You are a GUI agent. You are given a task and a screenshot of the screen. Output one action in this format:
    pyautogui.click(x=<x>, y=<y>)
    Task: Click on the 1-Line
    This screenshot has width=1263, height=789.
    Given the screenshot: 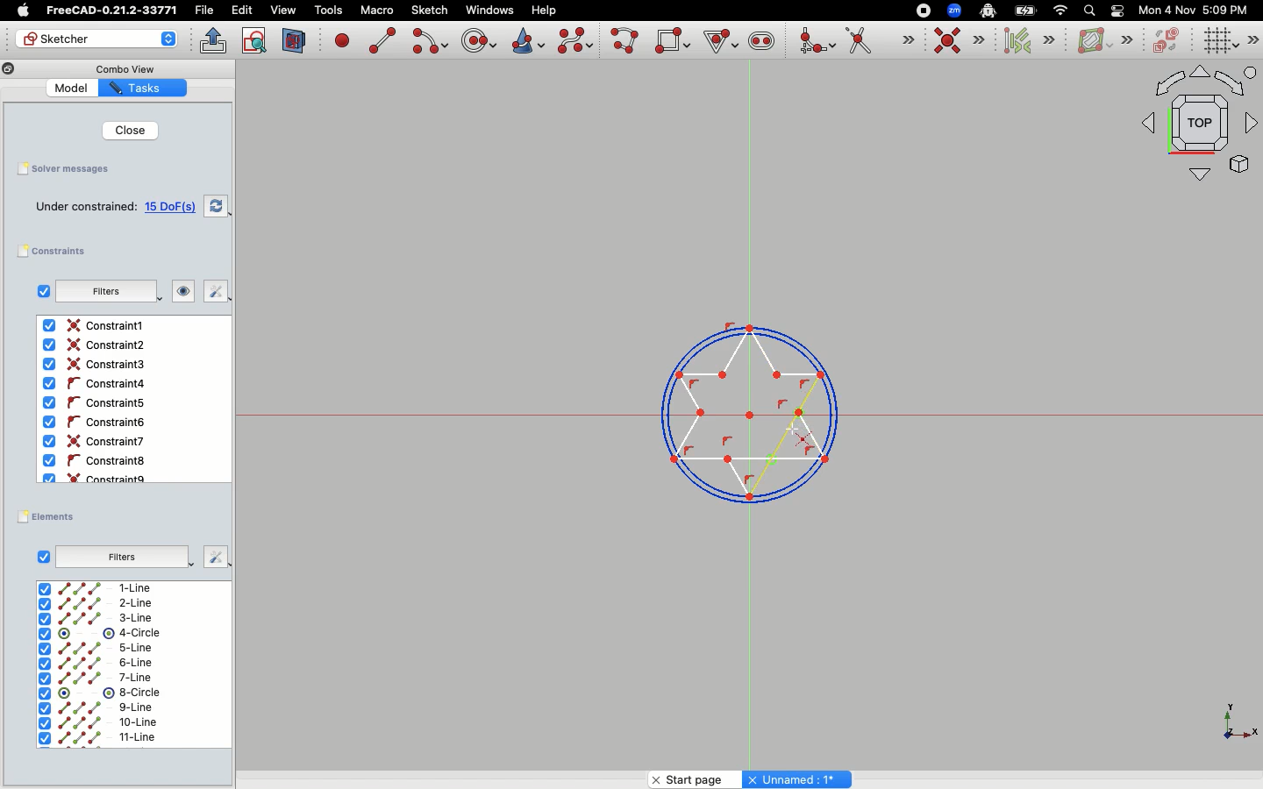 What is the action you would take?
    pyautogui.click(x=103, y=588)
    